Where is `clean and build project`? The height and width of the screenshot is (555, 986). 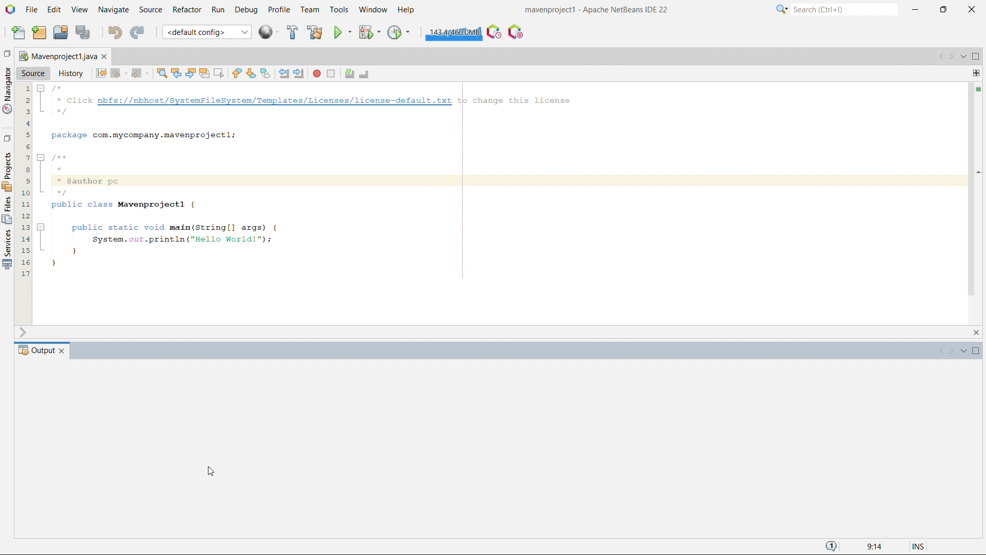
clean and build project is located at coordinates (314, 32).